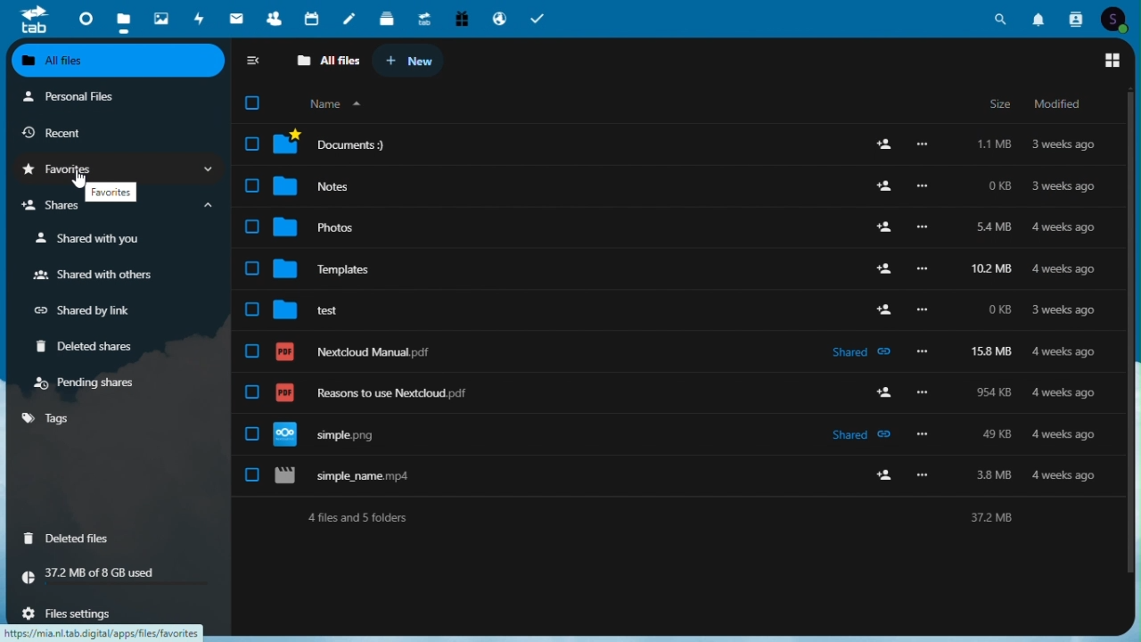 The image size is (1141, 642). I want to click on tags, so click(51, 417).